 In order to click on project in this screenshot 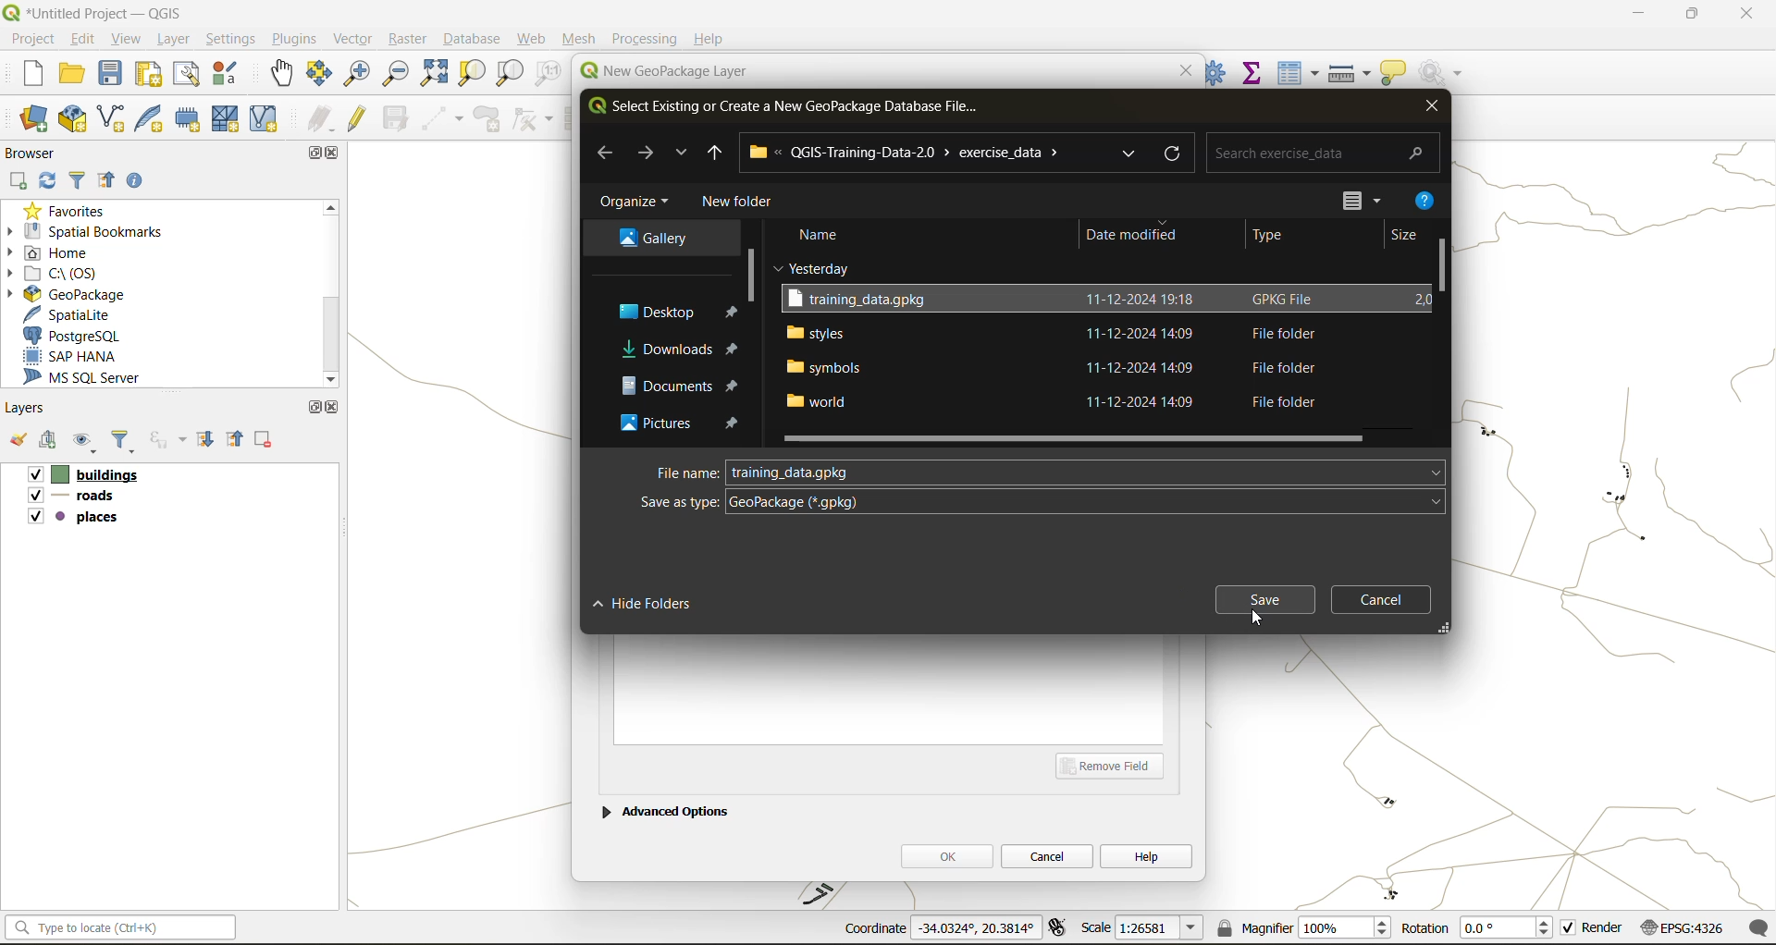, I will do `click(31, 38)`.